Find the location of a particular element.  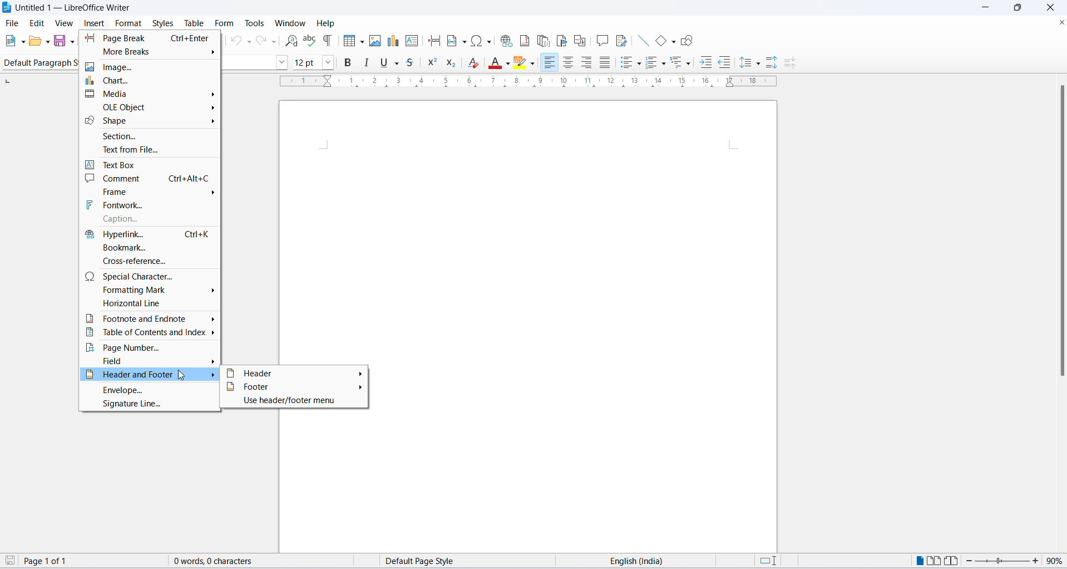

close is located at coordinates (1060, 21).